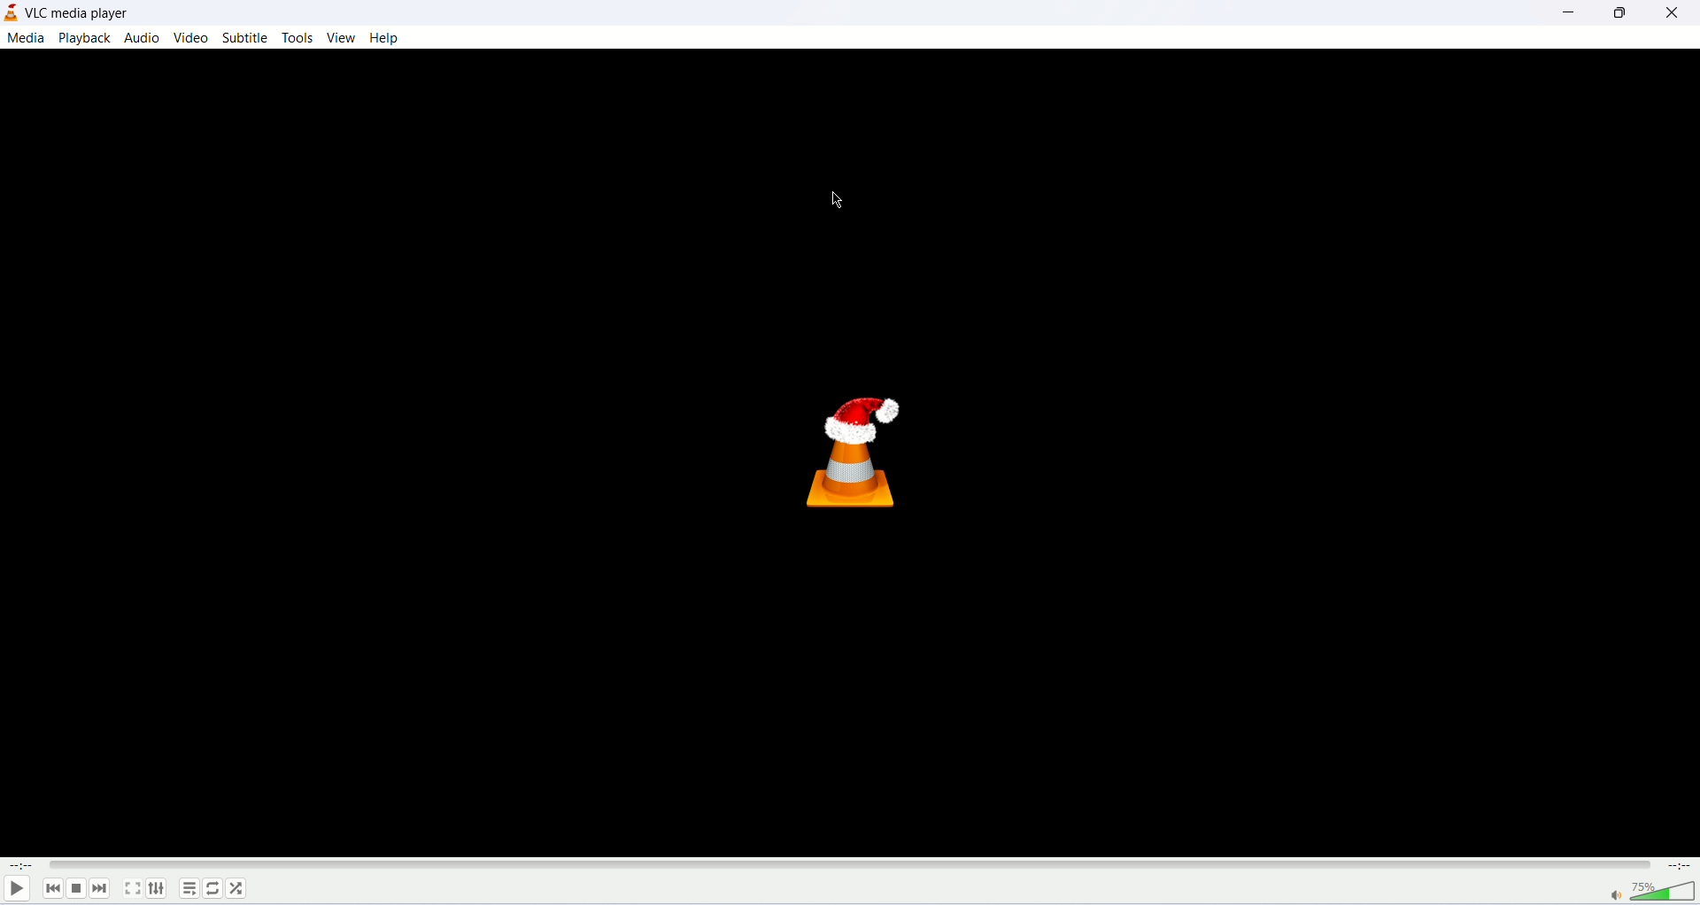 The image size is (1700, 905). Describe the element at coordinates (835, 202) in the screenshot. I see `cursor` at that location.